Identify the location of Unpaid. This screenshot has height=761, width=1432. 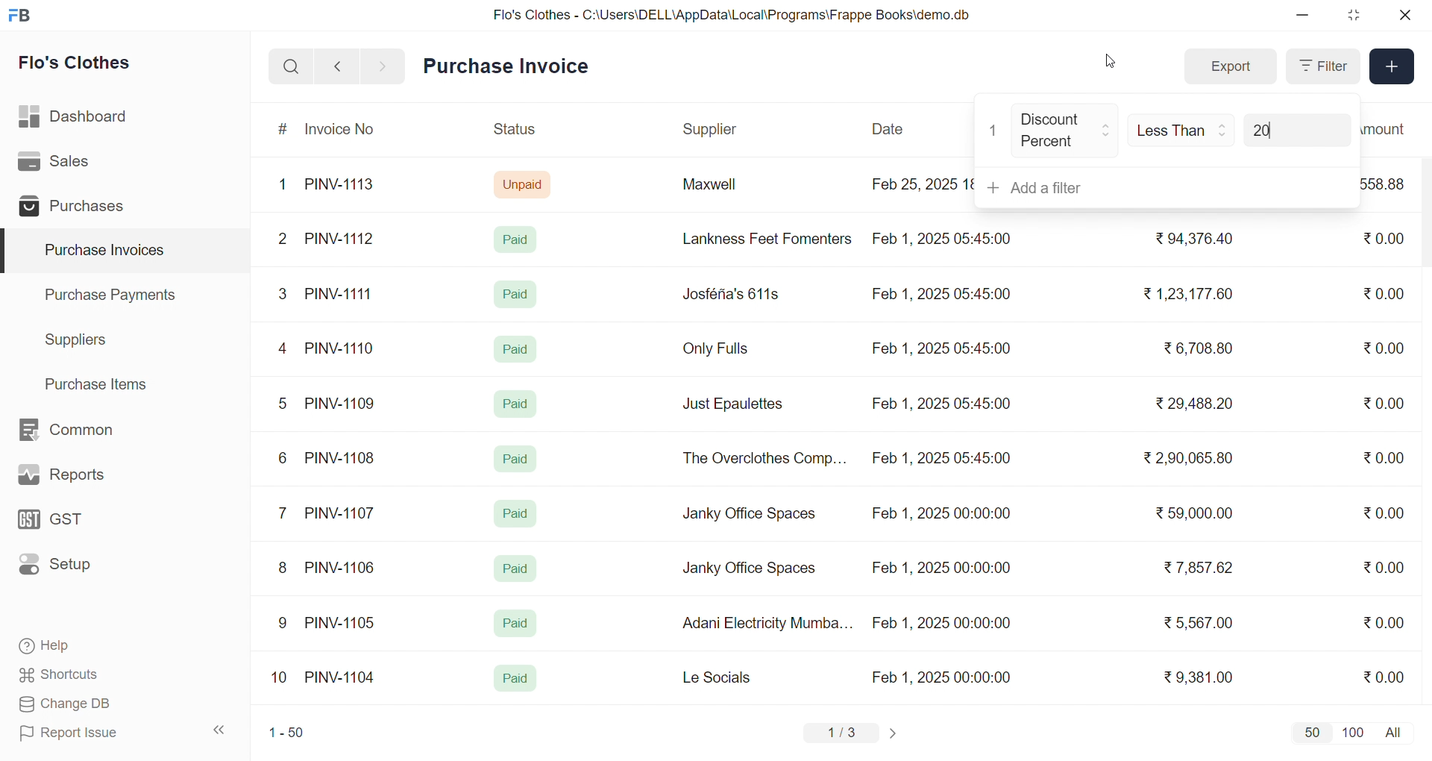
(524, 184).